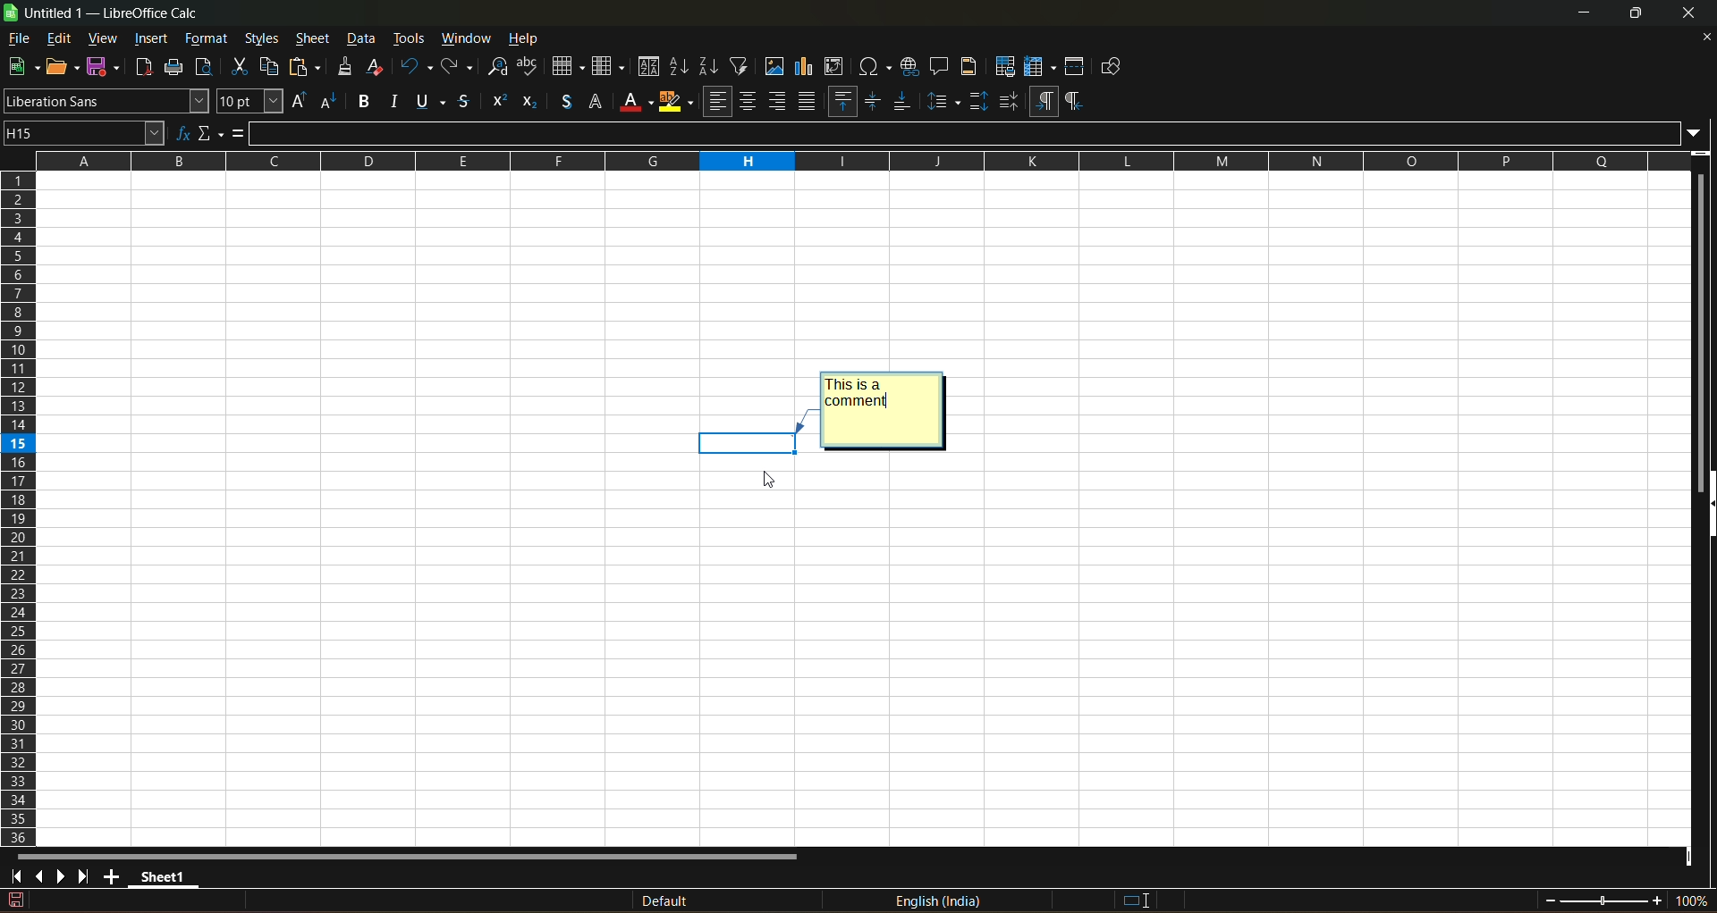 This screenshot has height=913, width=1717. What do you see at coordinates (888, 101) in the screenshot?
I see `format as number` at bounding box center [888, 101].